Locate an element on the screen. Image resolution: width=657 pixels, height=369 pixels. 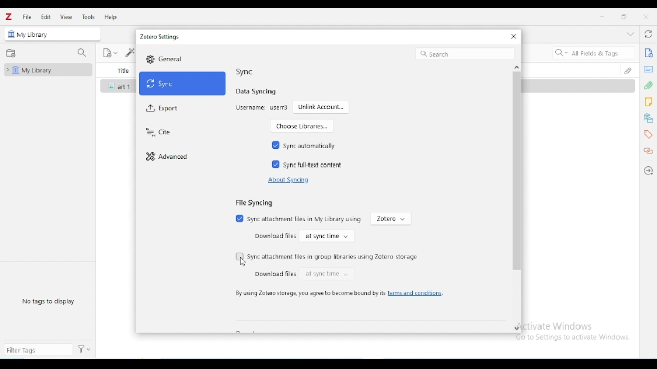
sync is located at coordinates (244, 71).